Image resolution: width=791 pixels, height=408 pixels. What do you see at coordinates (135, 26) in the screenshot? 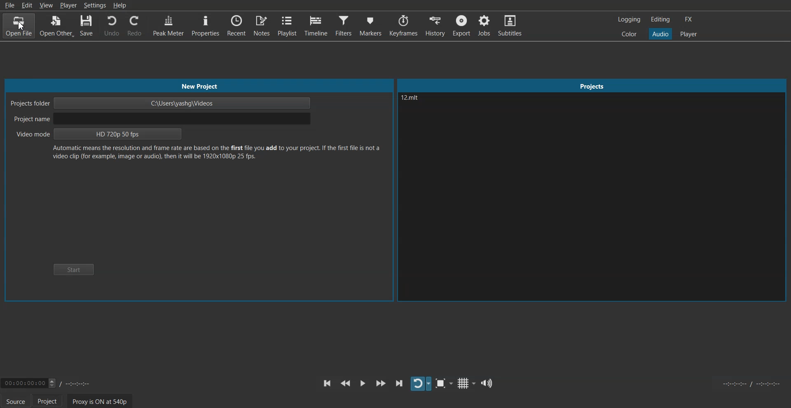
I see `Redo` at bounding box center [135, 26].